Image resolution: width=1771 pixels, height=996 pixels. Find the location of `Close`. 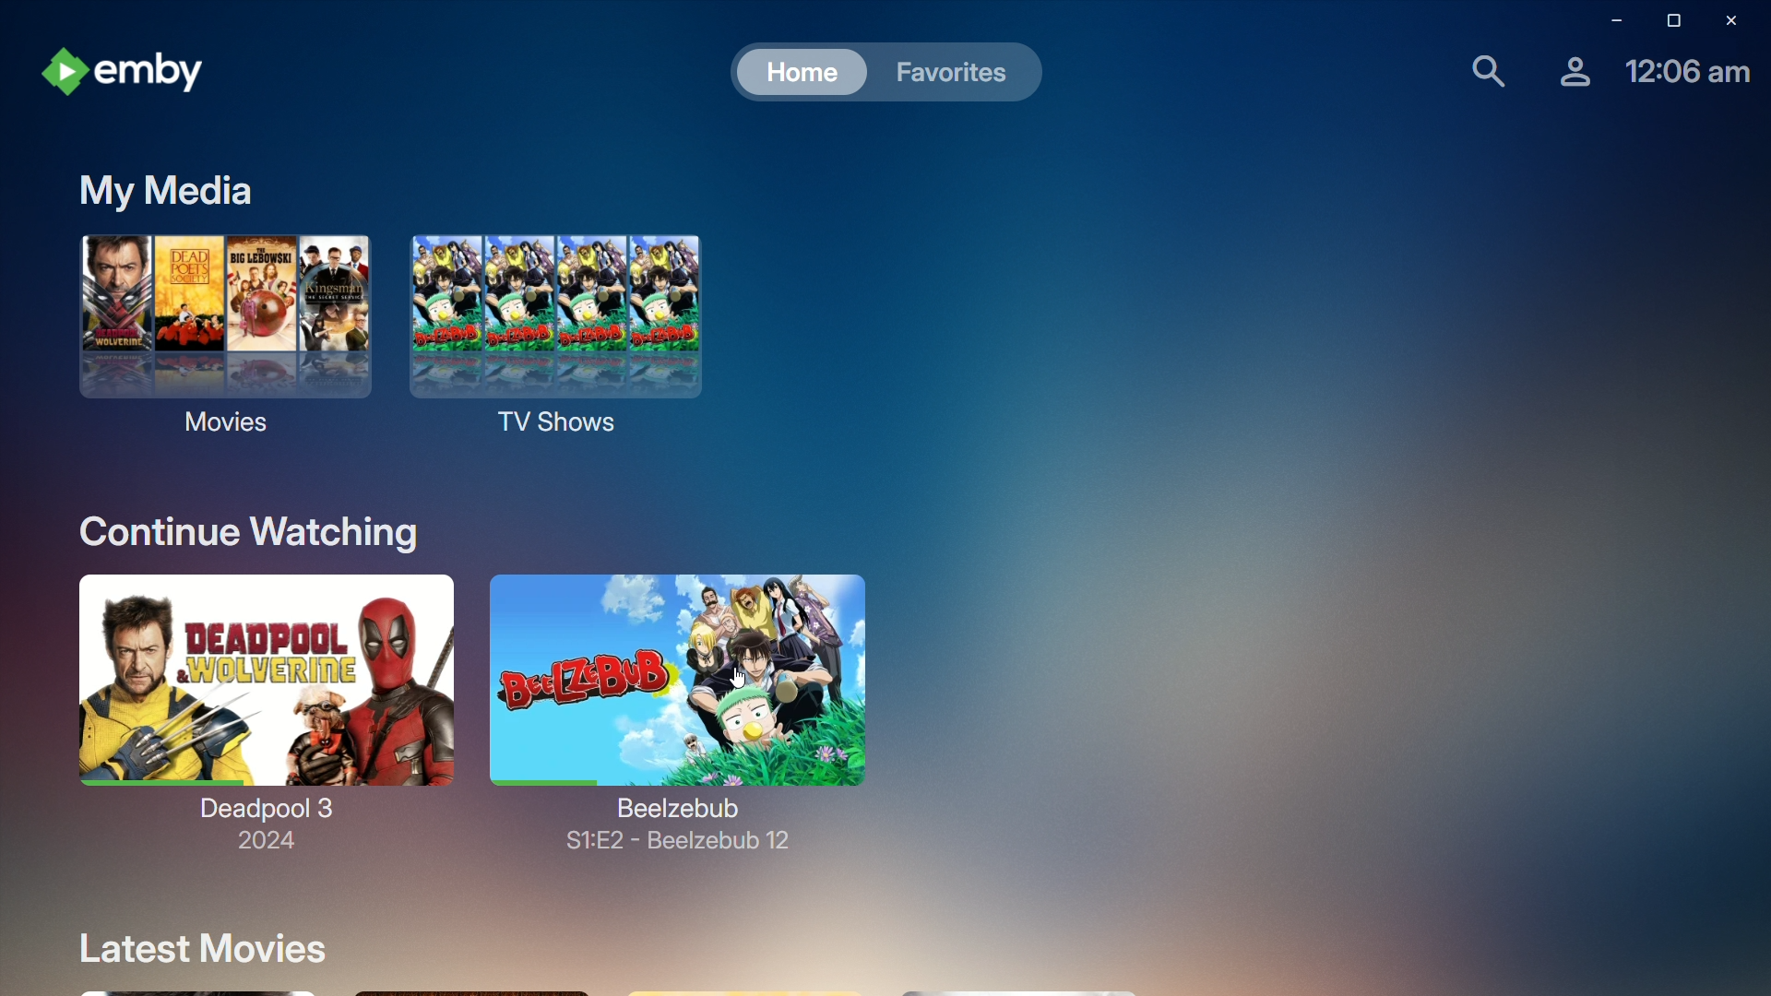

Close is located at coordinates (1734, 23).